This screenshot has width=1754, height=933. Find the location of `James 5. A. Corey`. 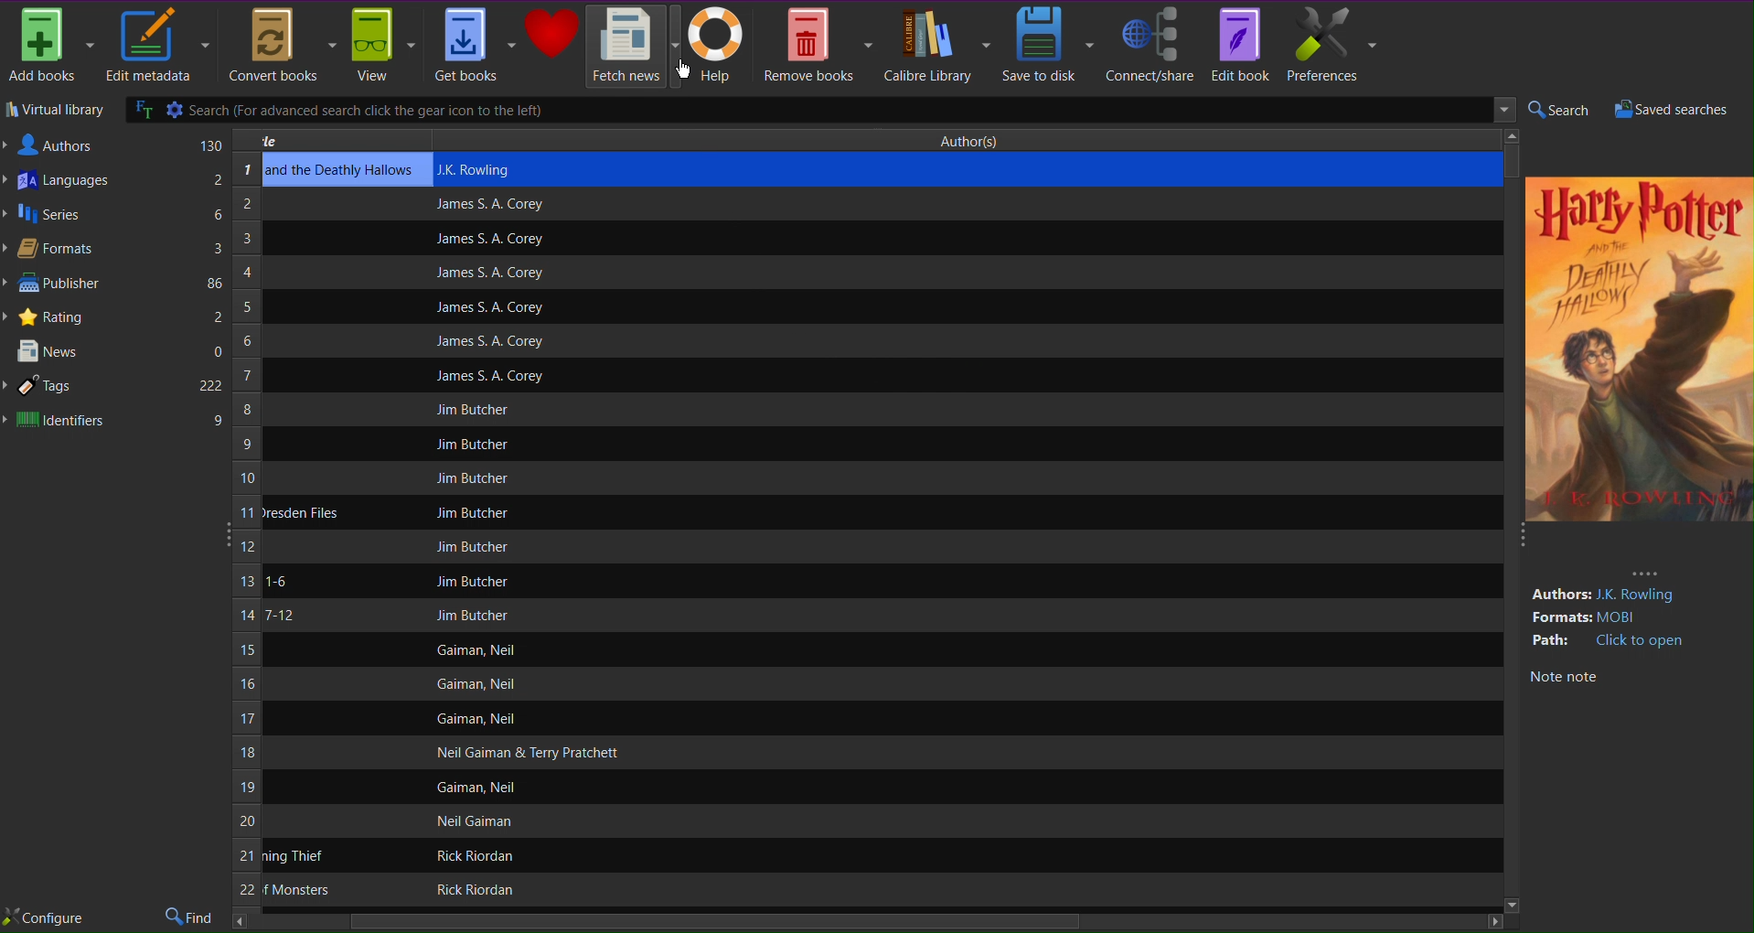

James 5. A. Corey is located at coordinates (477, 340).